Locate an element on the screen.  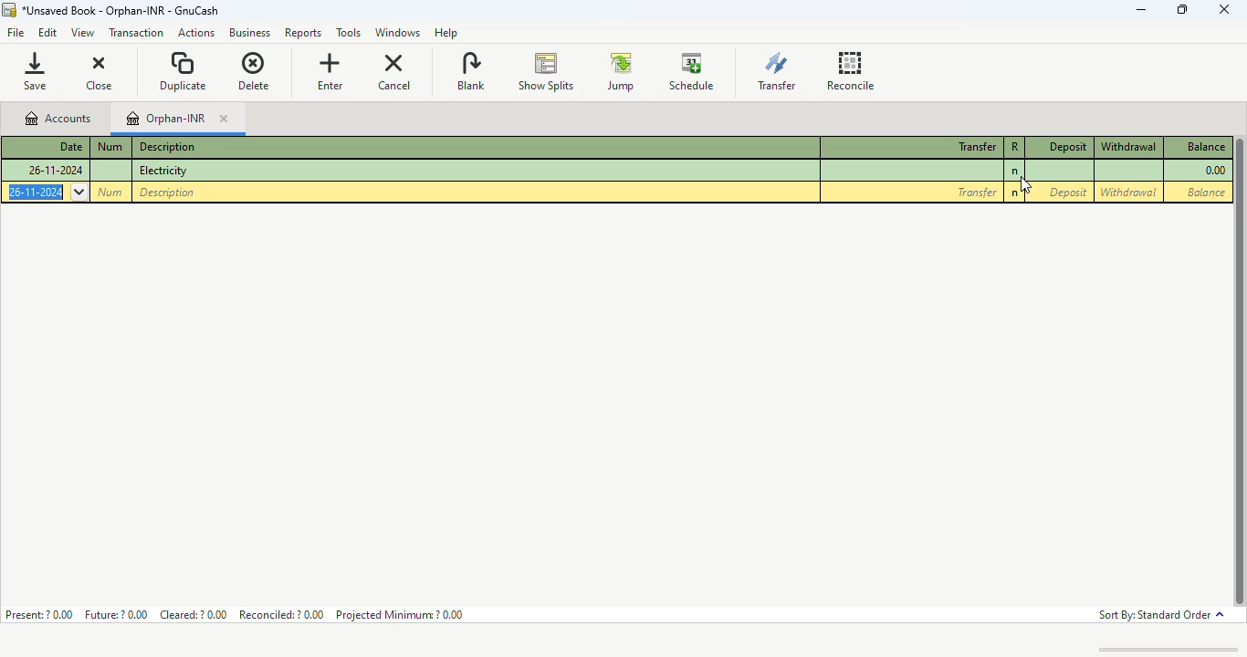
withdrawal is located at coordinates (1129, 147).